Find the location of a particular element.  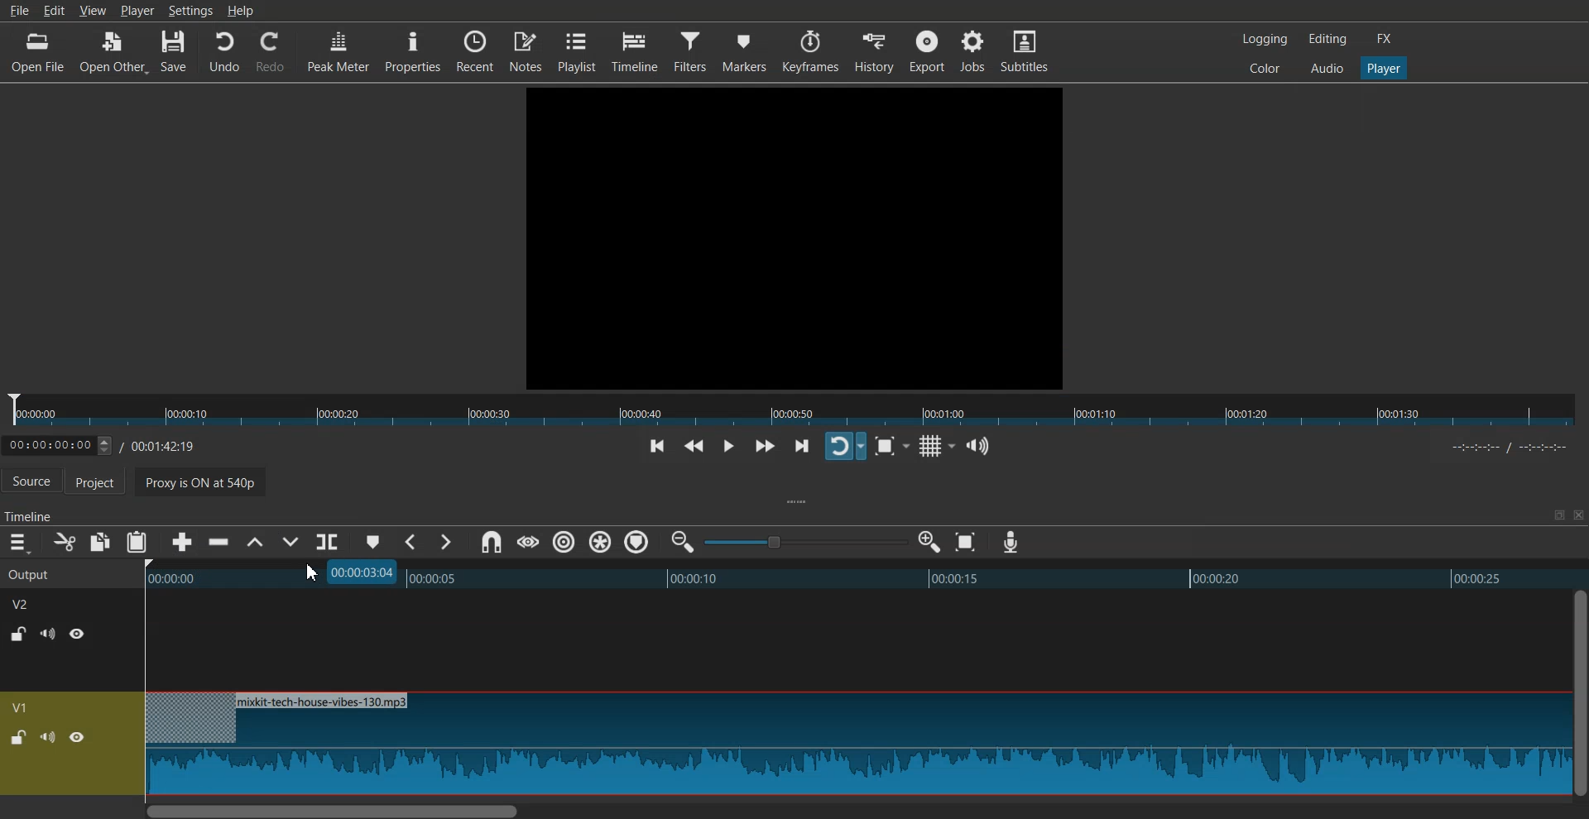

Snap is located at coordinates (491, 543).